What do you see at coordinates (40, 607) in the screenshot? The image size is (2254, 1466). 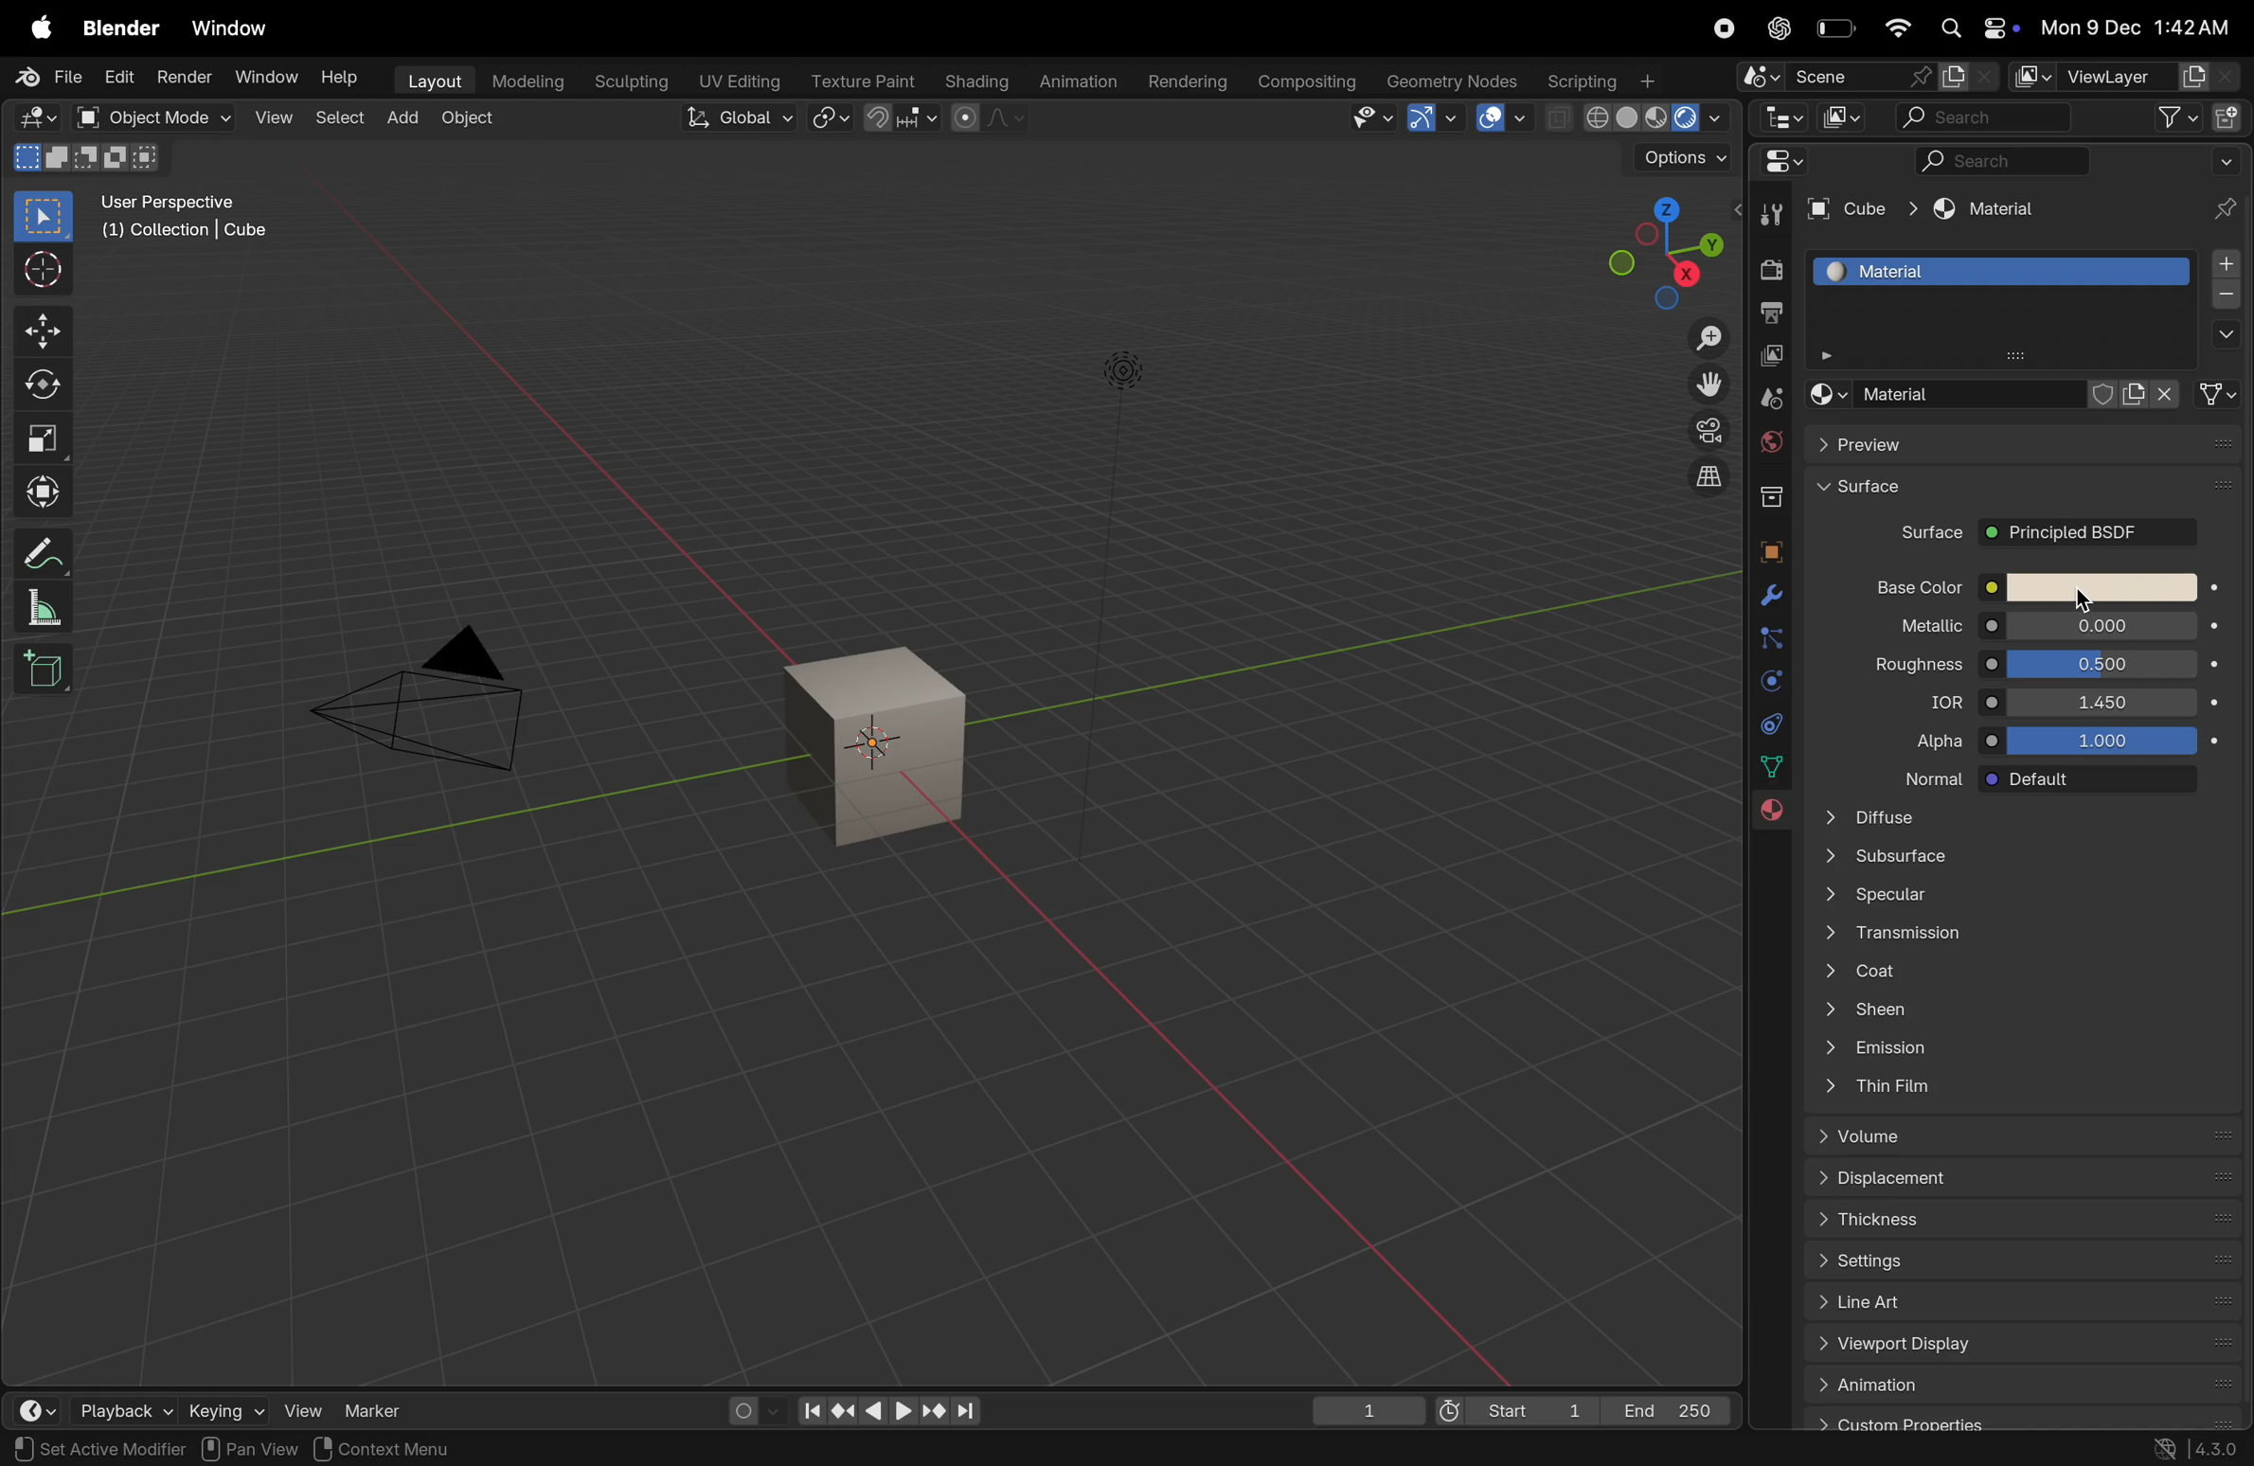 I see `measure ` at bounding box center [40, 607].